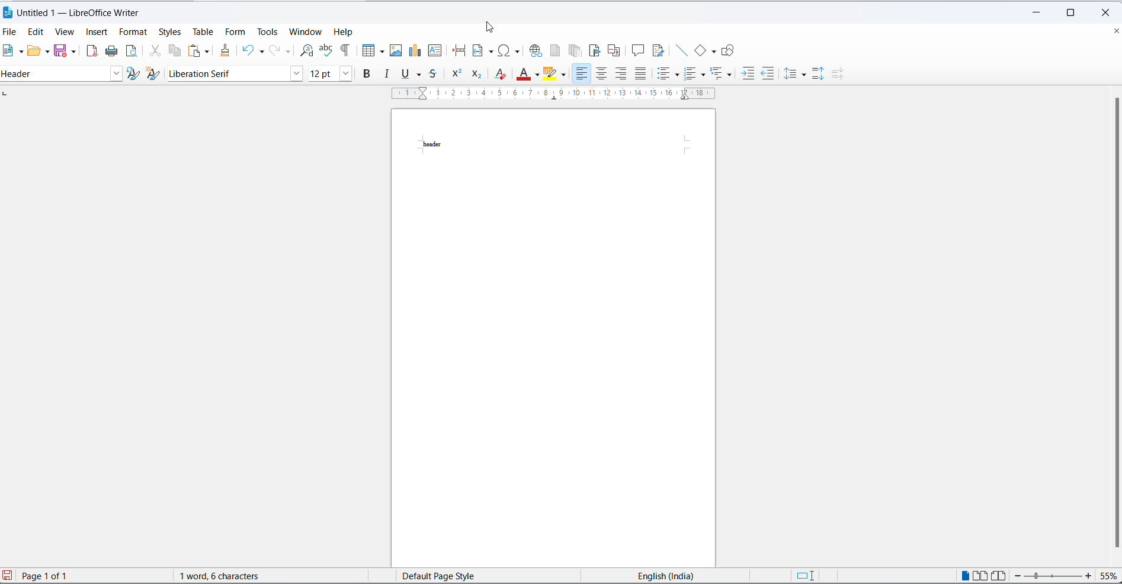  I want to click on Default paragraph style, so click(56, 73).